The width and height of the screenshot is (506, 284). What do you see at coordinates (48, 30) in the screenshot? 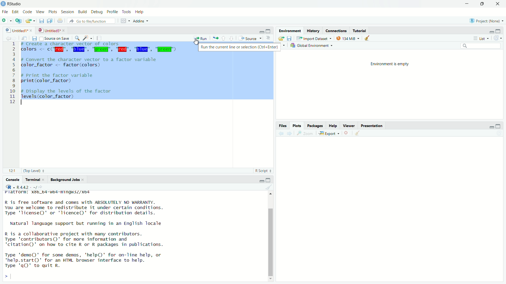
I see `untitled5` at bounding box center [48, 30].